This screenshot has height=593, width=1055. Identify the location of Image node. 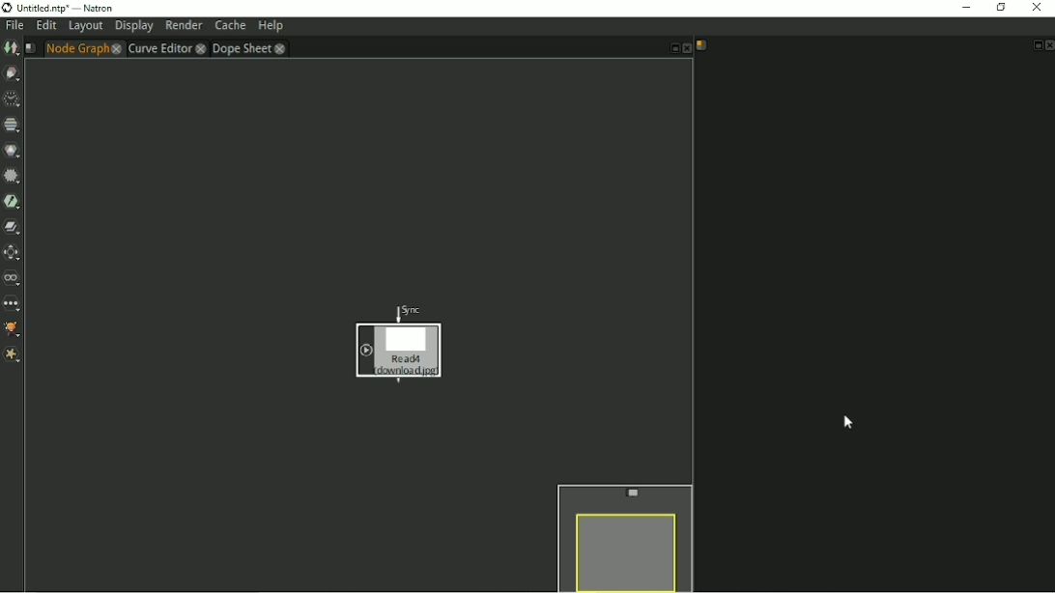
(404, 345).